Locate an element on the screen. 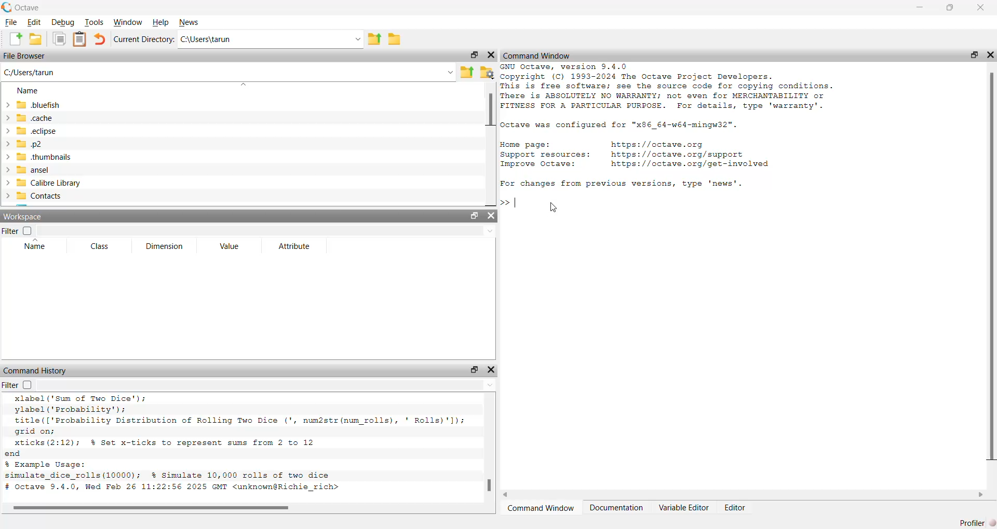  Command Window is located at coordinates (540, 509).